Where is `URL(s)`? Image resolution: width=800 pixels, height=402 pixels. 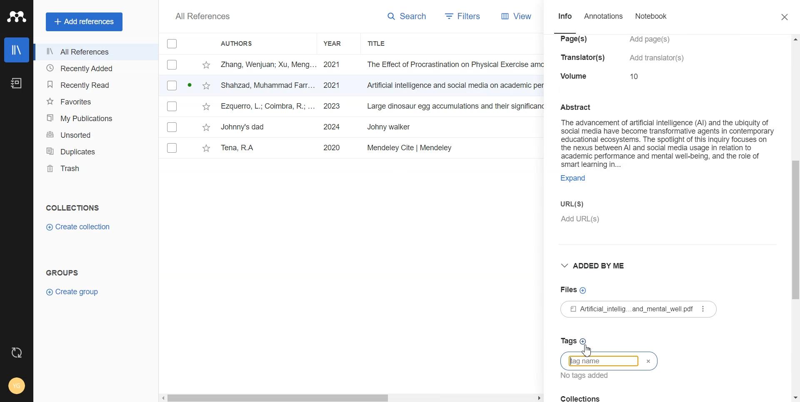 URL(s) is located at coordinates (667, 212).